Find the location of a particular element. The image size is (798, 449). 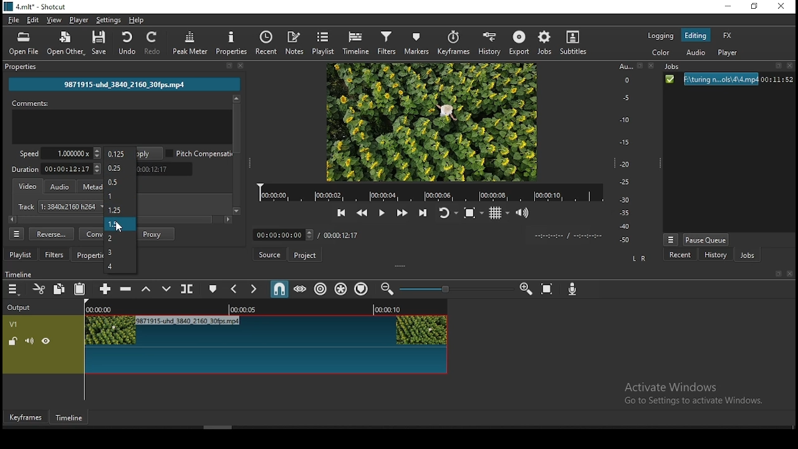

view is located at coordinates (52, 19).